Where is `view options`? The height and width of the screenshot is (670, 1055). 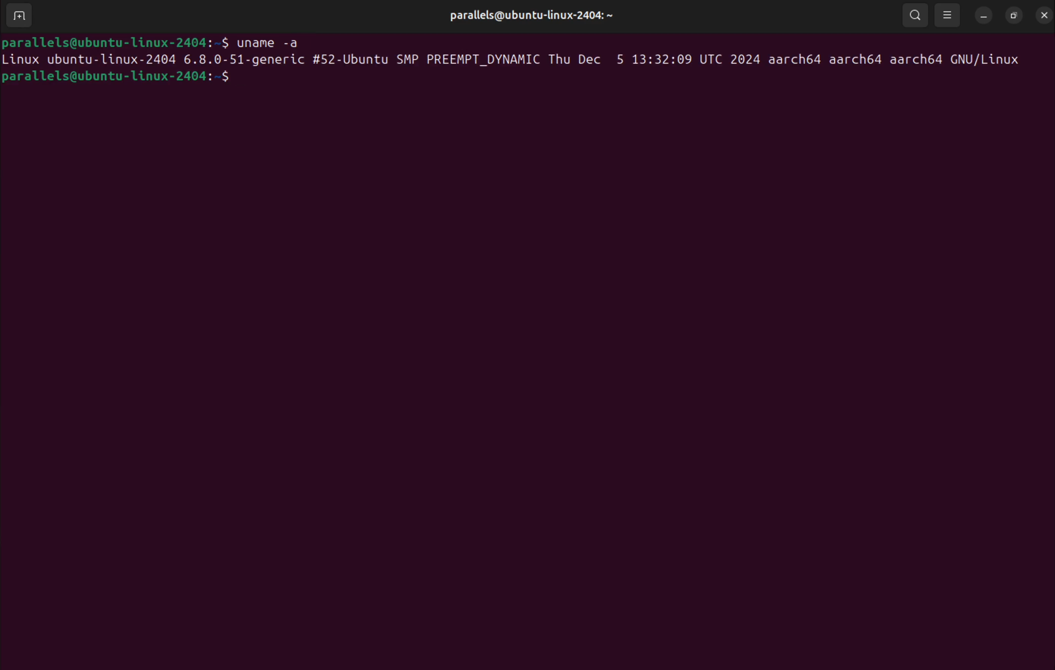 view options is located at coordinates (949, 14).